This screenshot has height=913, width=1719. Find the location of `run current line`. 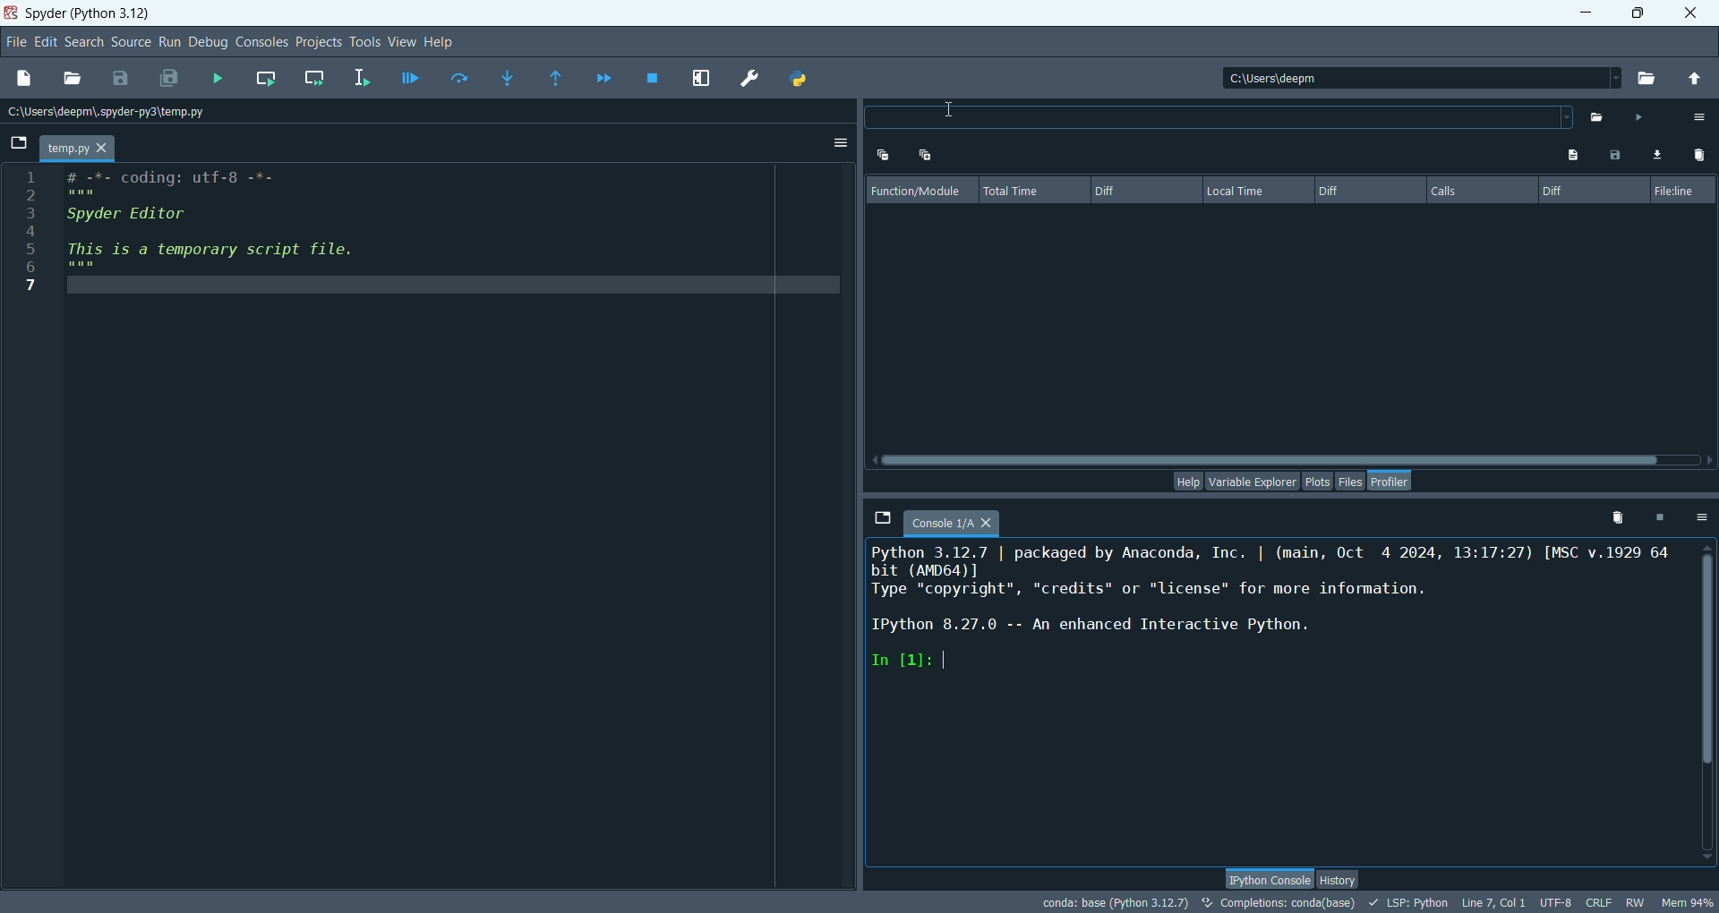

run current line is located at coordinates (459, 78).